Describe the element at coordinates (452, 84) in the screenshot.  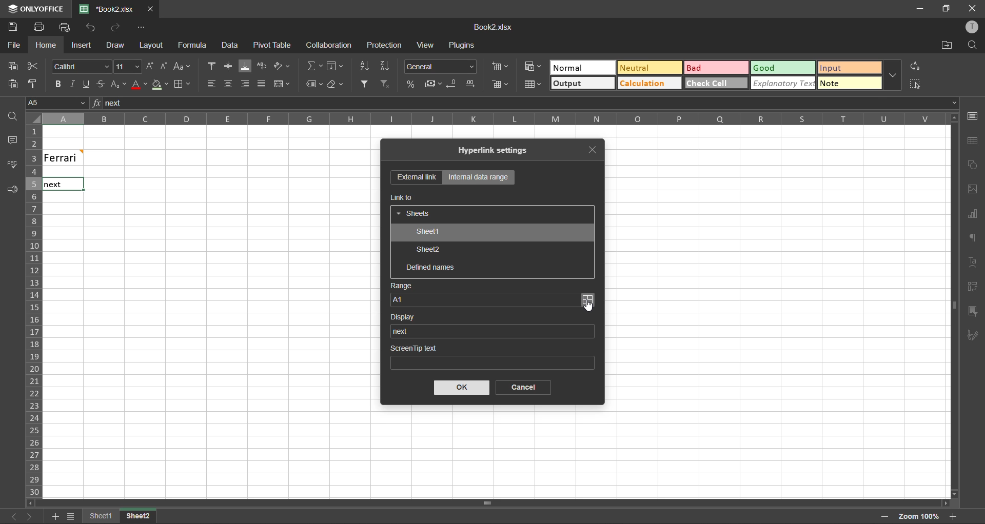
I see `decrease decimal` at that location.